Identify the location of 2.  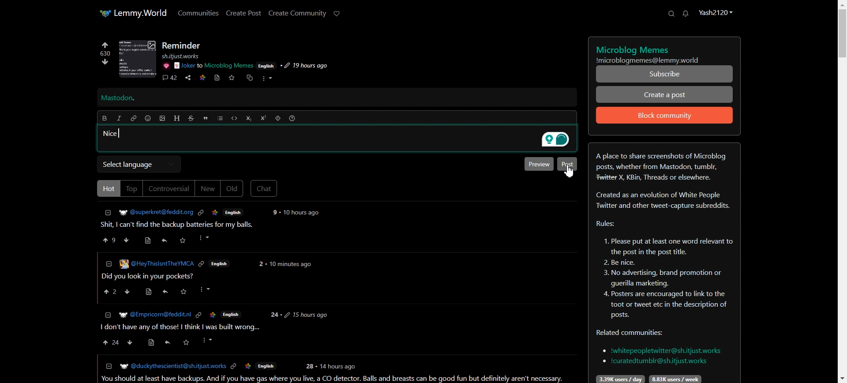
(260, 264).